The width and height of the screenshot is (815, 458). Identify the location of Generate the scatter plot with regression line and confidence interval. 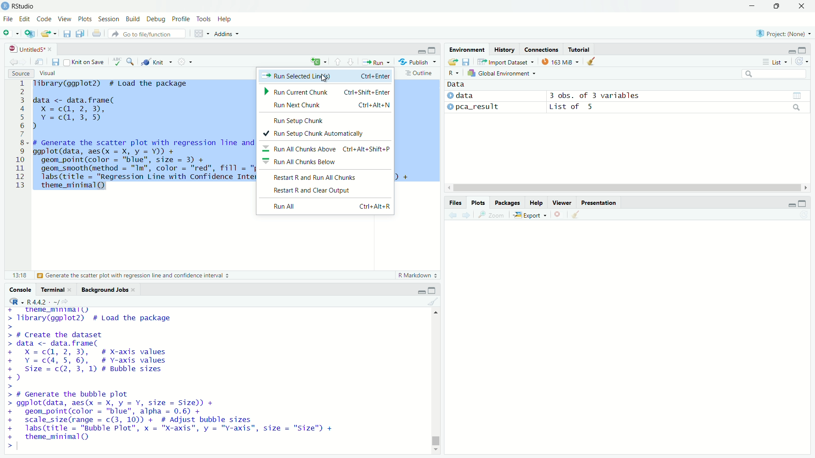
(134, 275).